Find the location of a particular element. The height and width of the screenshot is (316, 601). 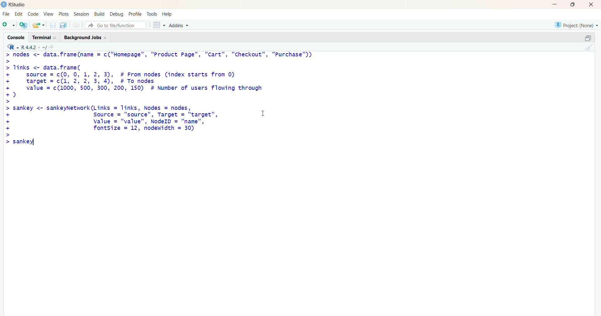

debug is located at coordinates (116, 14).